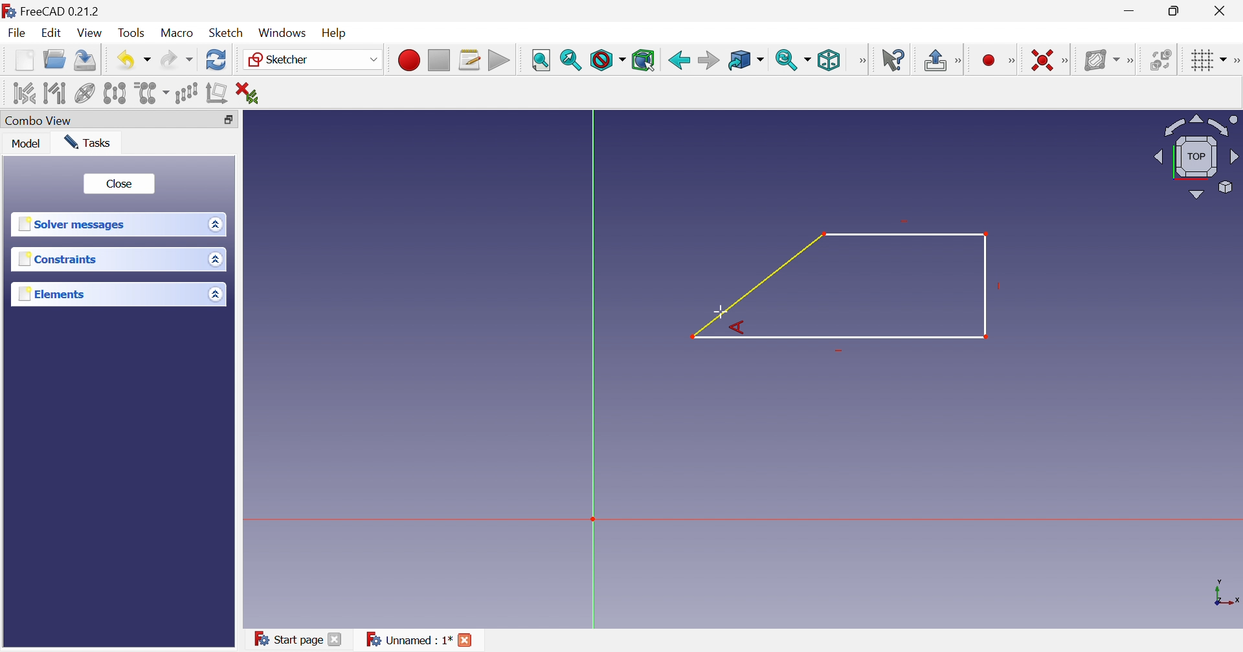  I want to click on constraint point onto object, so click(966, 59).